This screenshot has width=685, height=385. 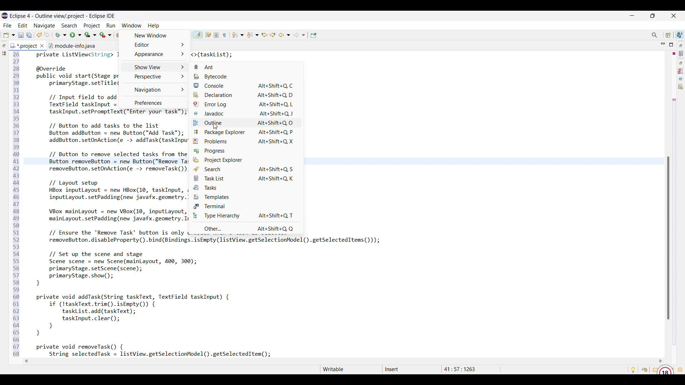 What do you see at coordinates (246, 169) in the screenshot?
I see `Search` at bounding box center [246, 169].